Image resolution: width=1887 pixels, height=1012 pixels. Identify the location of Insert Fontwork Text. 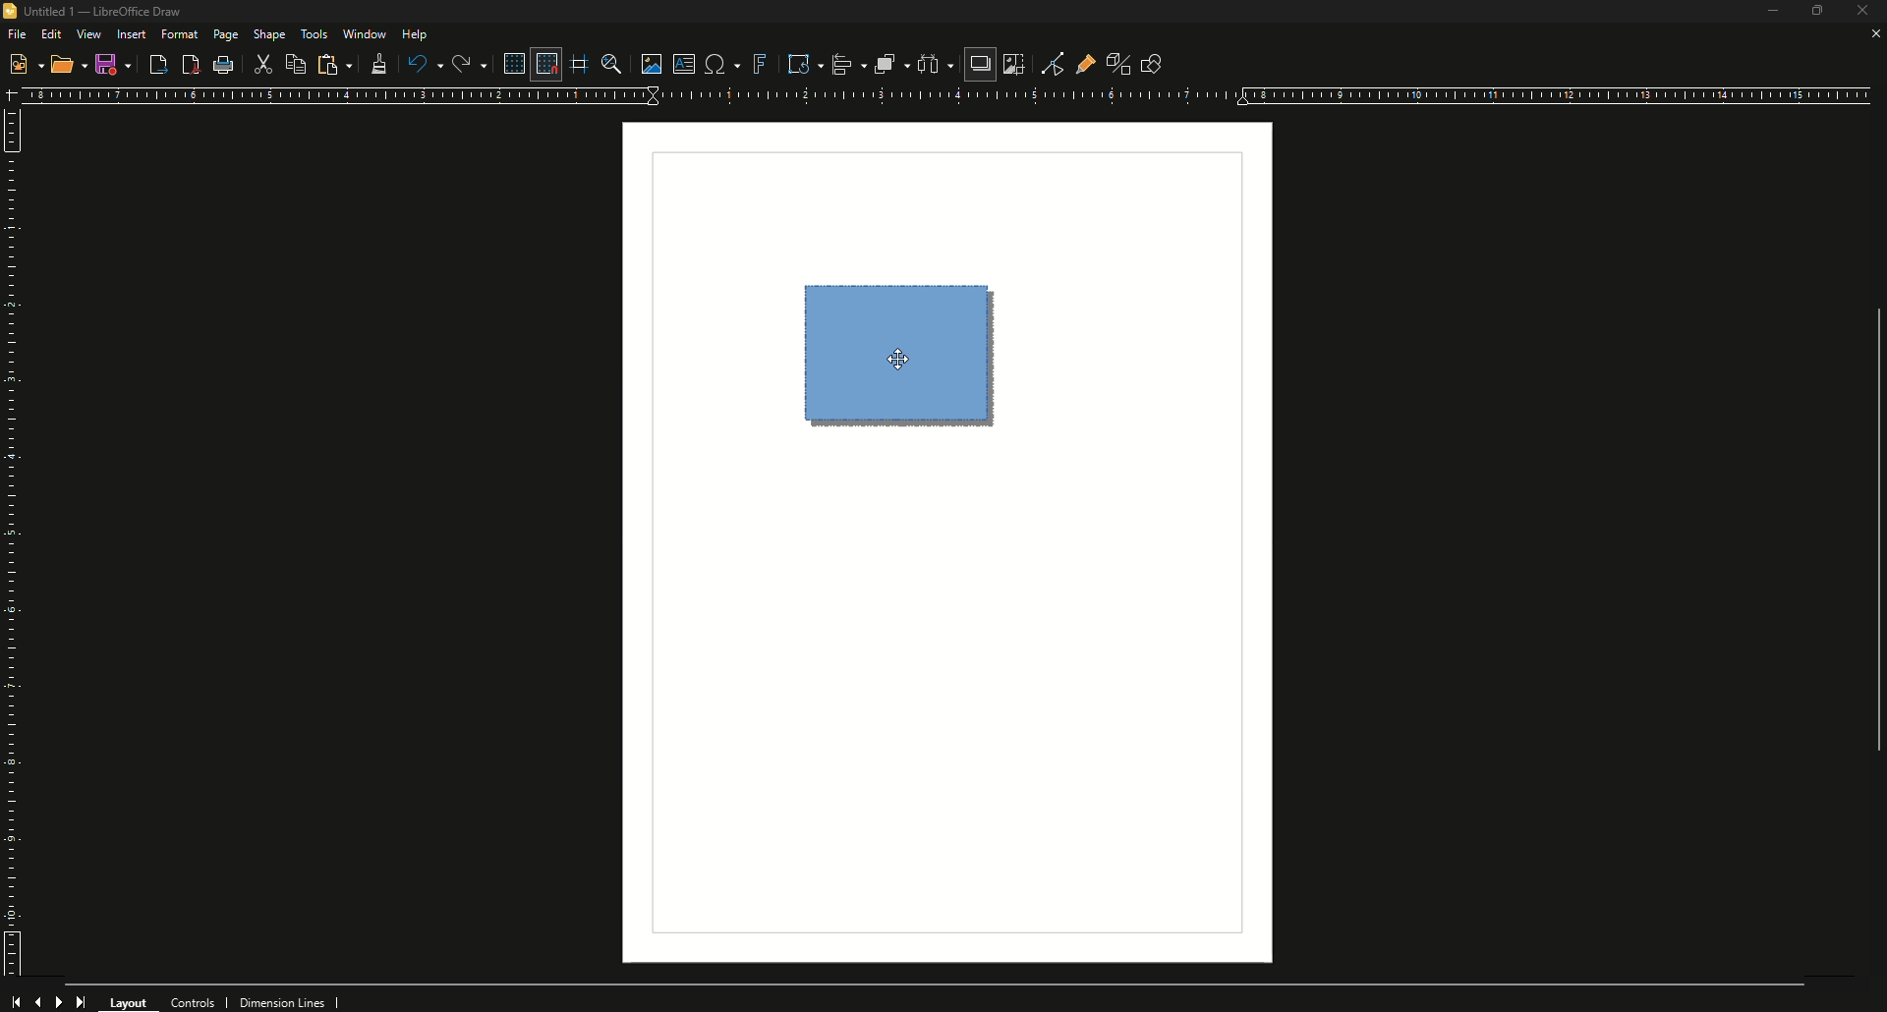
(759, 64).